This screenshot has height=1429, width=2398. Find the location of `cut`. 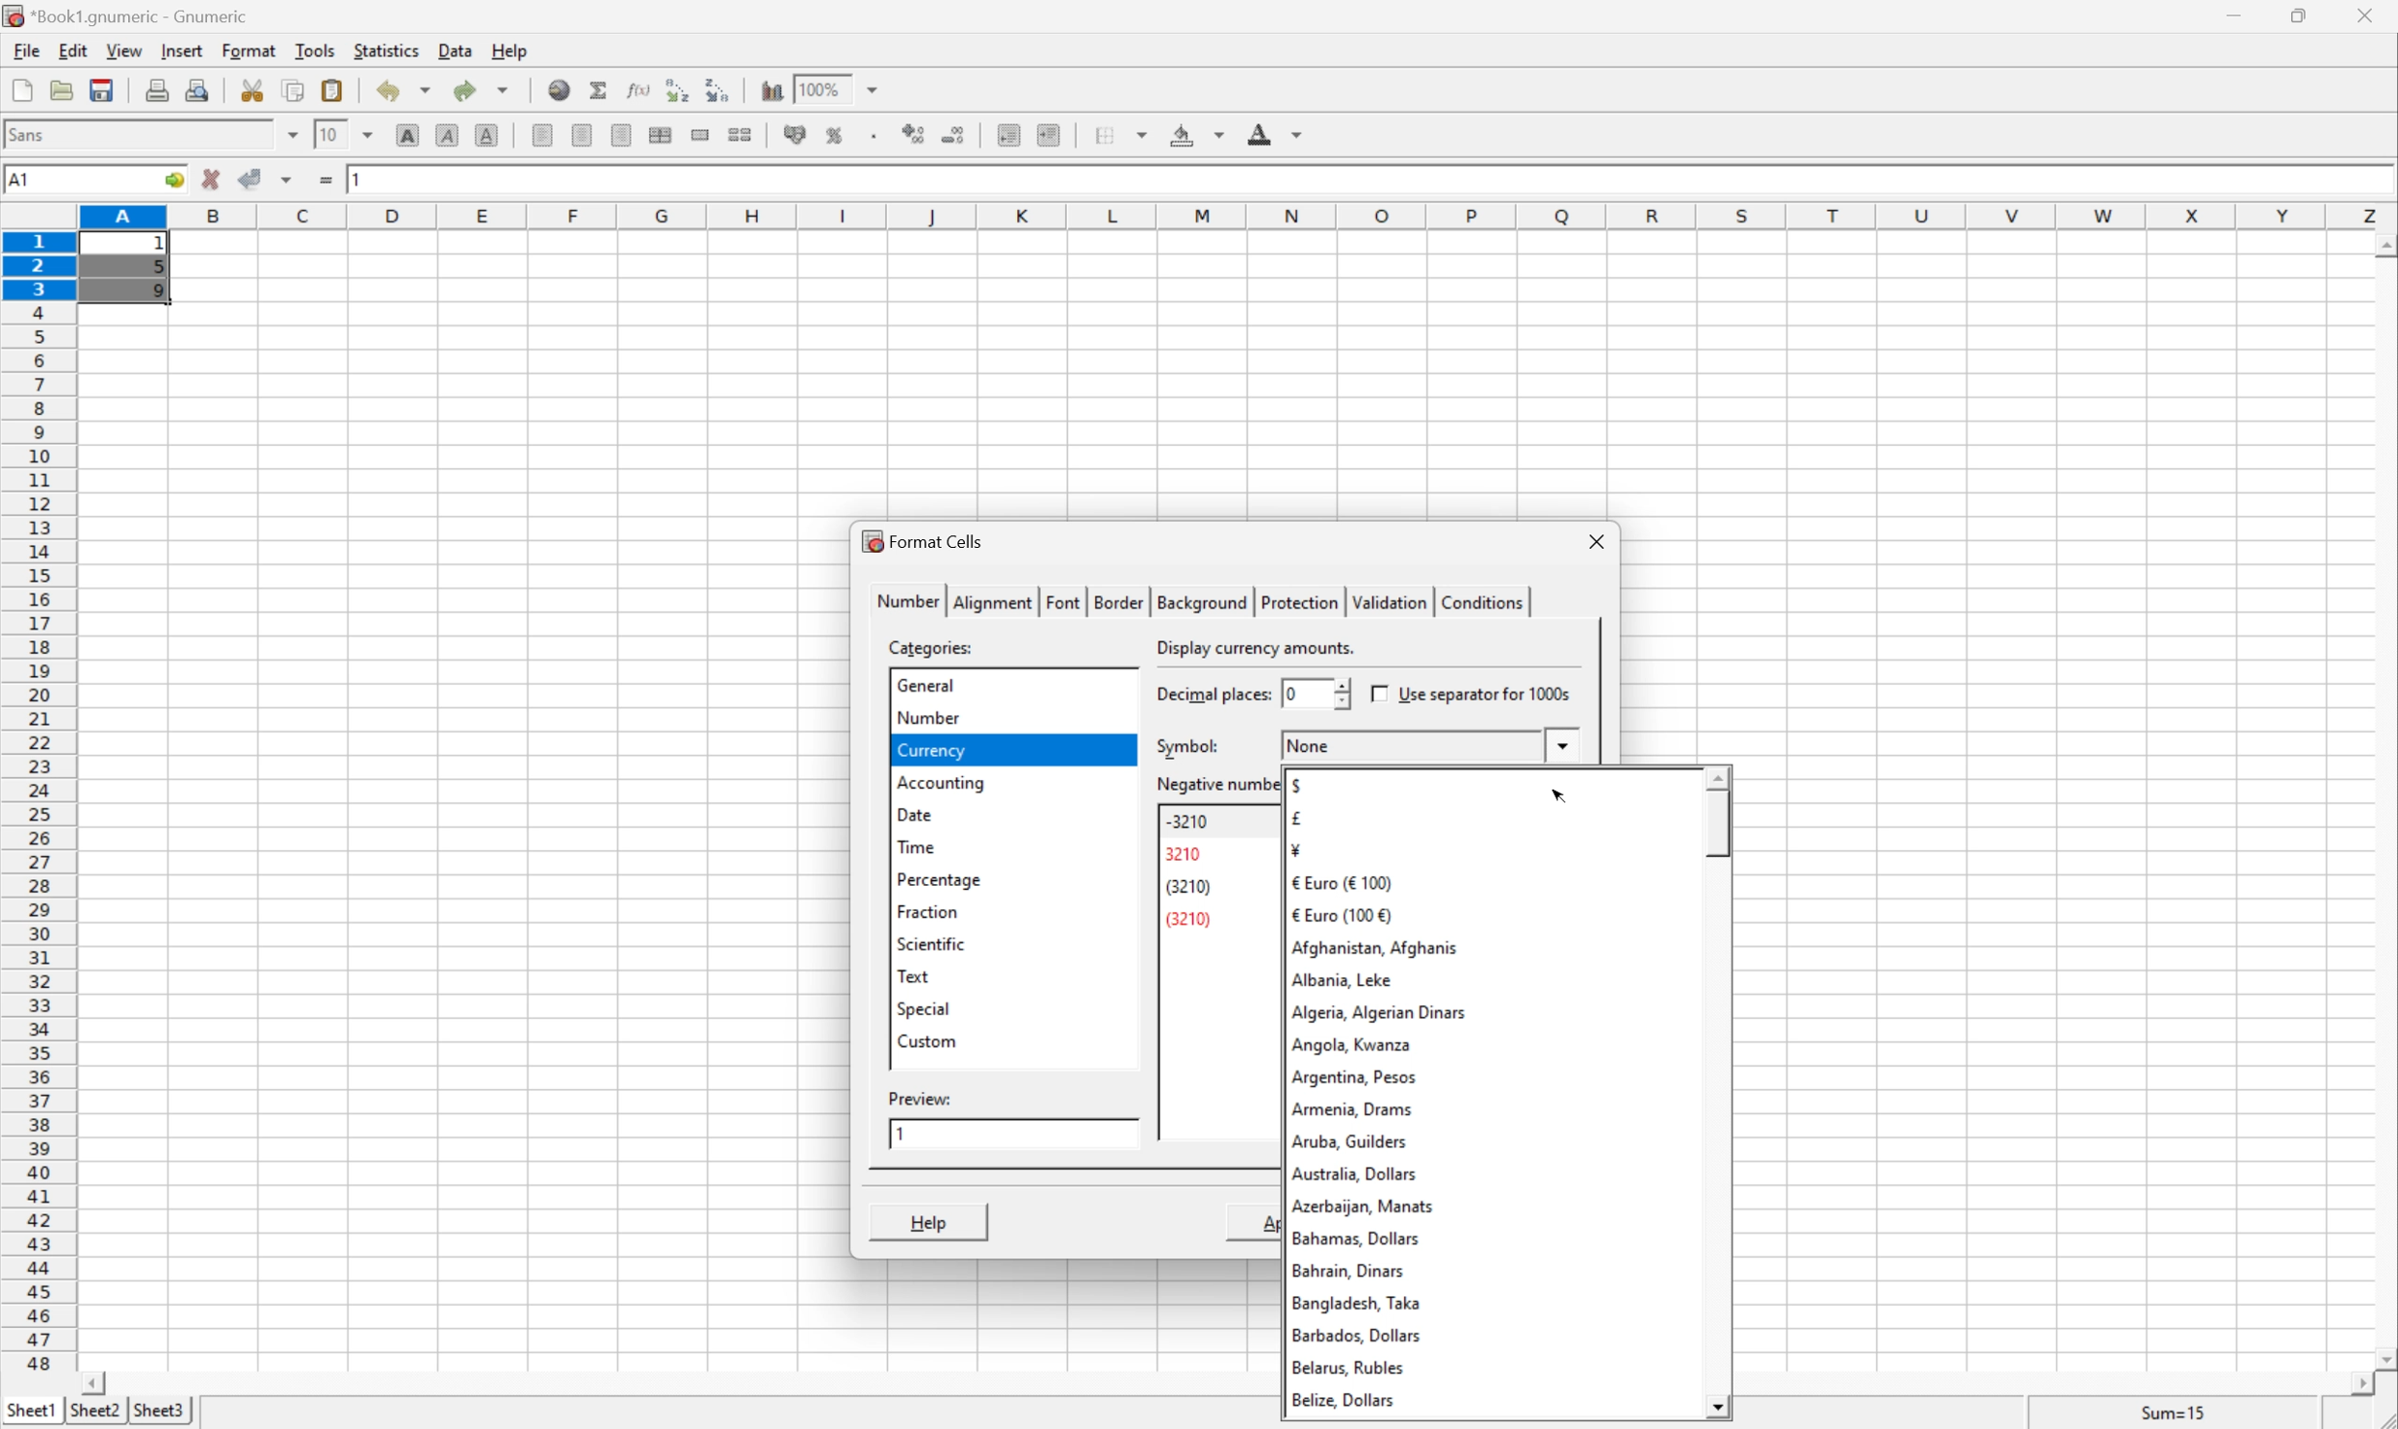

cut is located at coordinates (252, 89).